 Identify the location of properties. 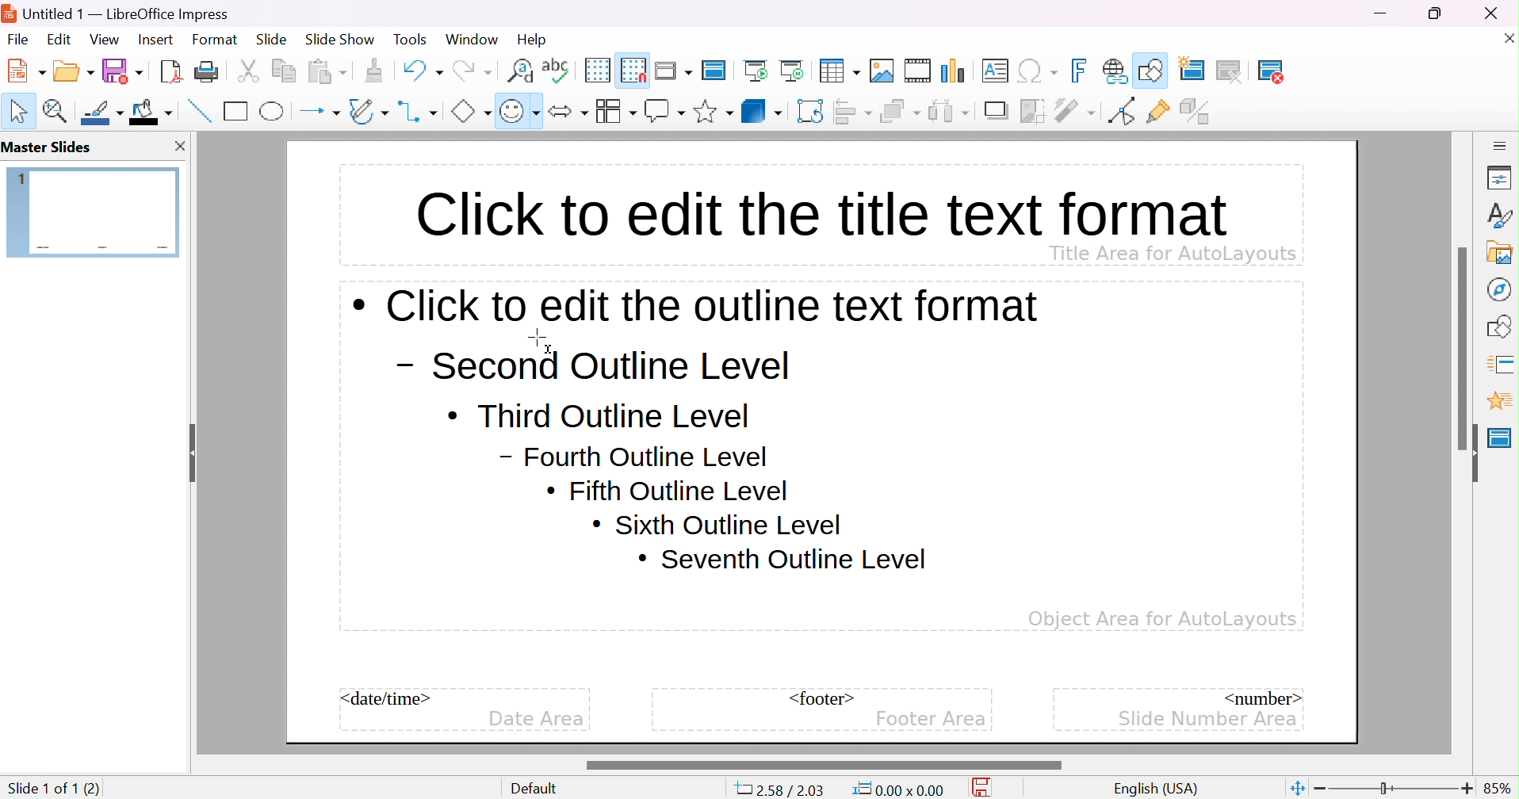
(1500, 179).